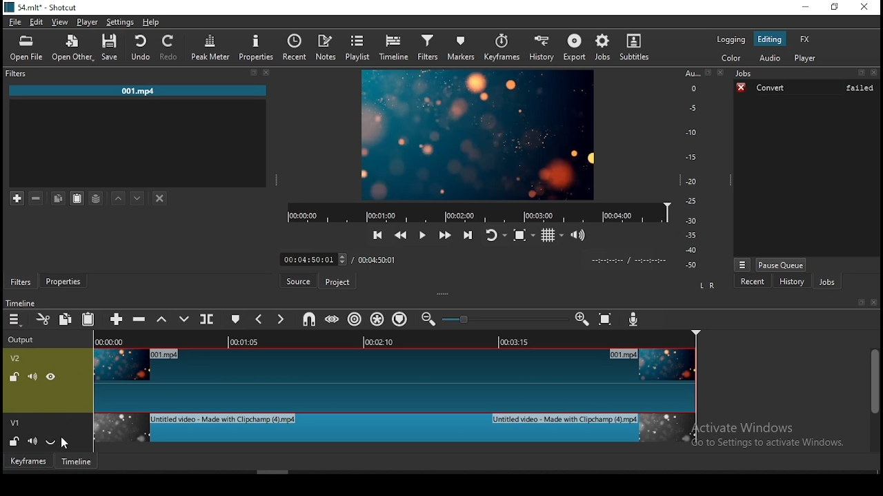 The height and width of the screenshot is (496, 883). What do you see at coordinates (37, 22) in the screenshot?
I see `edit` at bounding box center [37, 22].